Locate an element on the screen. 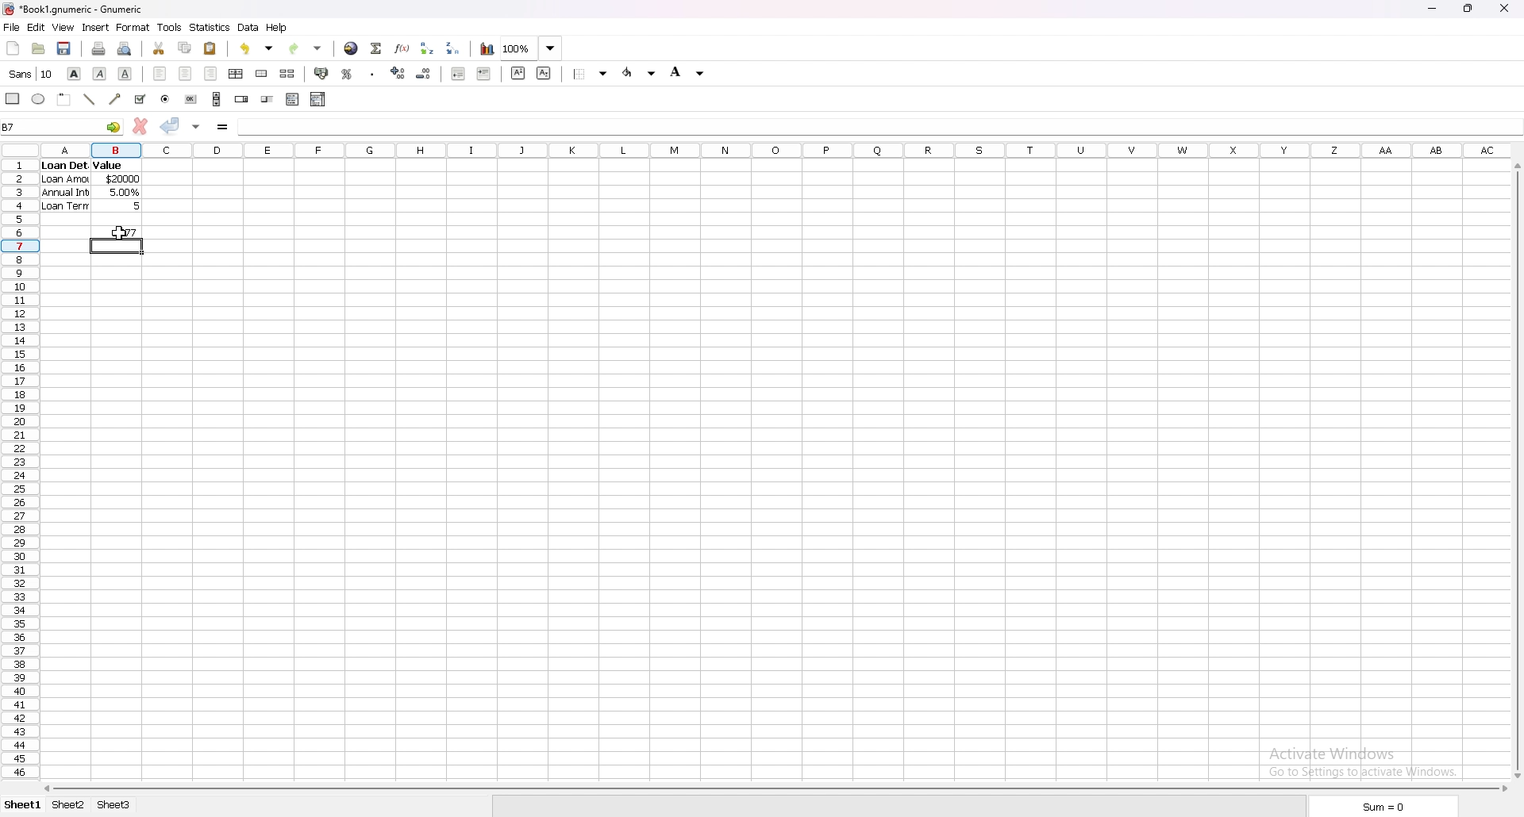 The image size is (1524, 817). print is located at coordinates (100, 48).